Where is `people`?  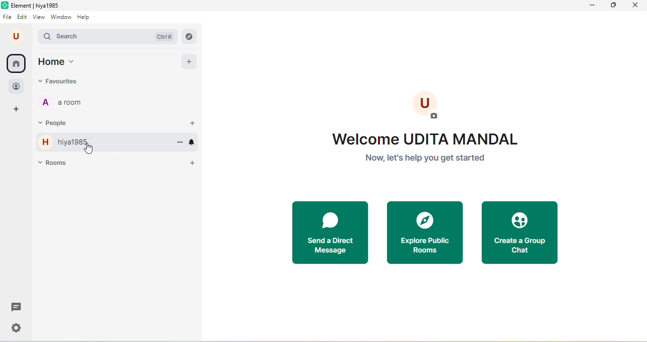 people is located at coordinates (17, 84).